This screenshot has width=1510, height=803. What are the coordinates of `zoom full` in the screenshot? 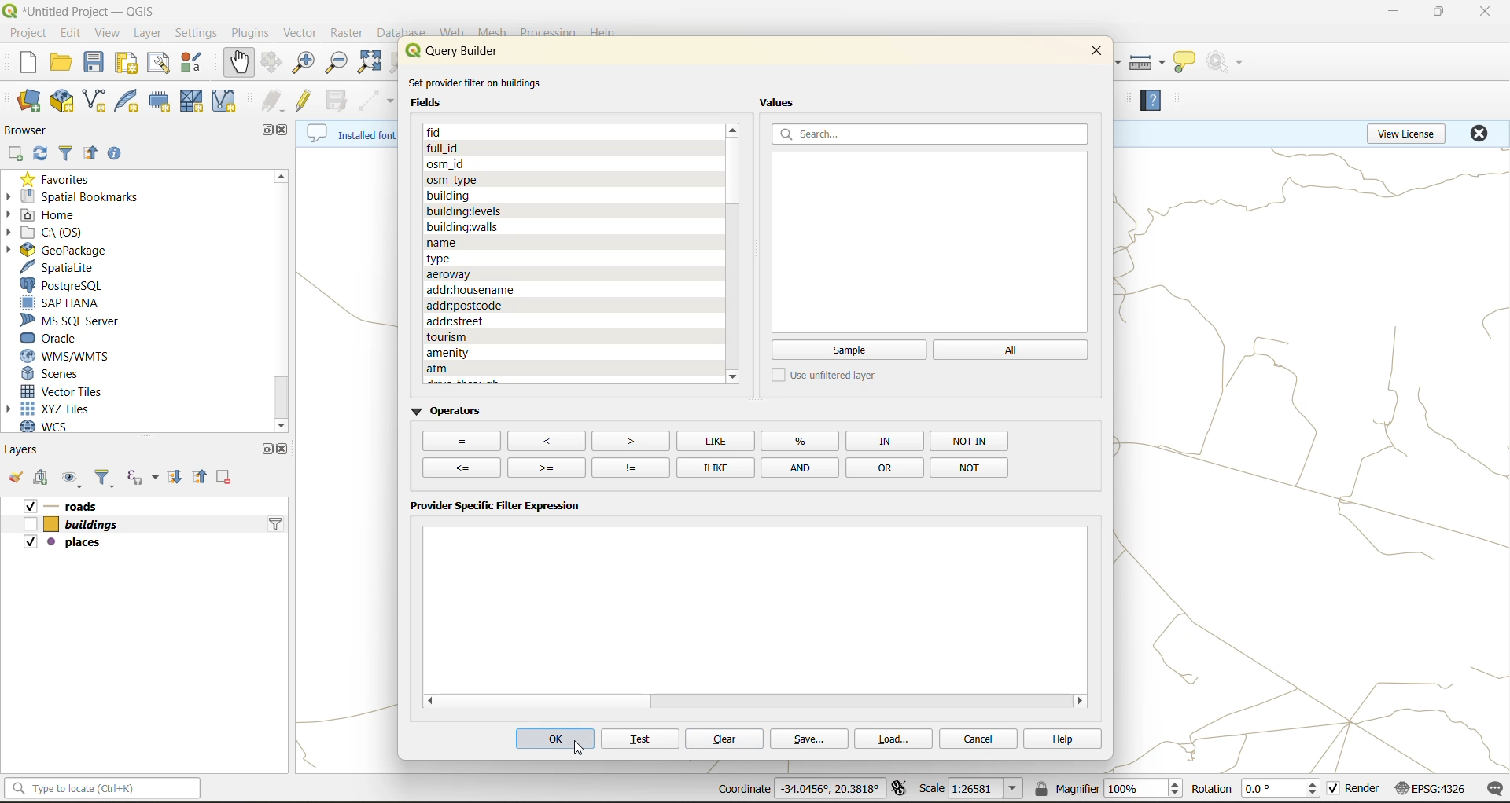 It's located at (372, 62).